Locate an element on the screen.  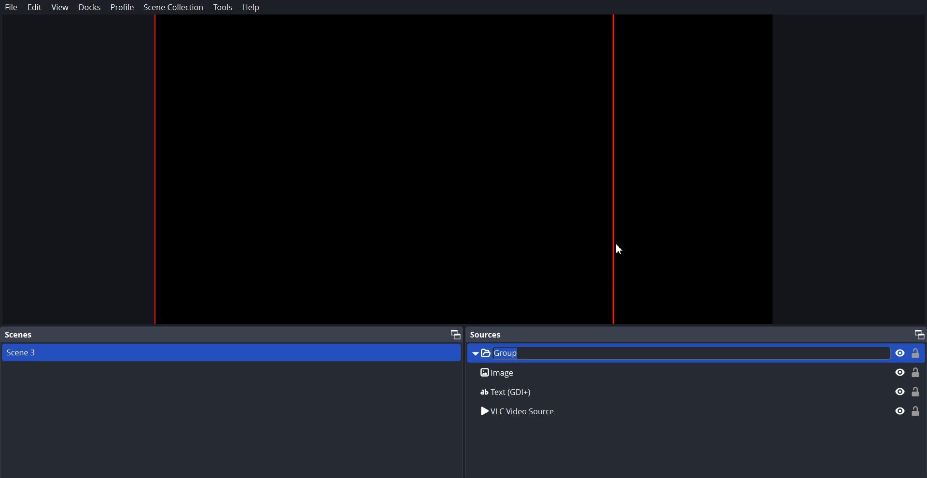
Scenes is located at coordinates (18, 335).